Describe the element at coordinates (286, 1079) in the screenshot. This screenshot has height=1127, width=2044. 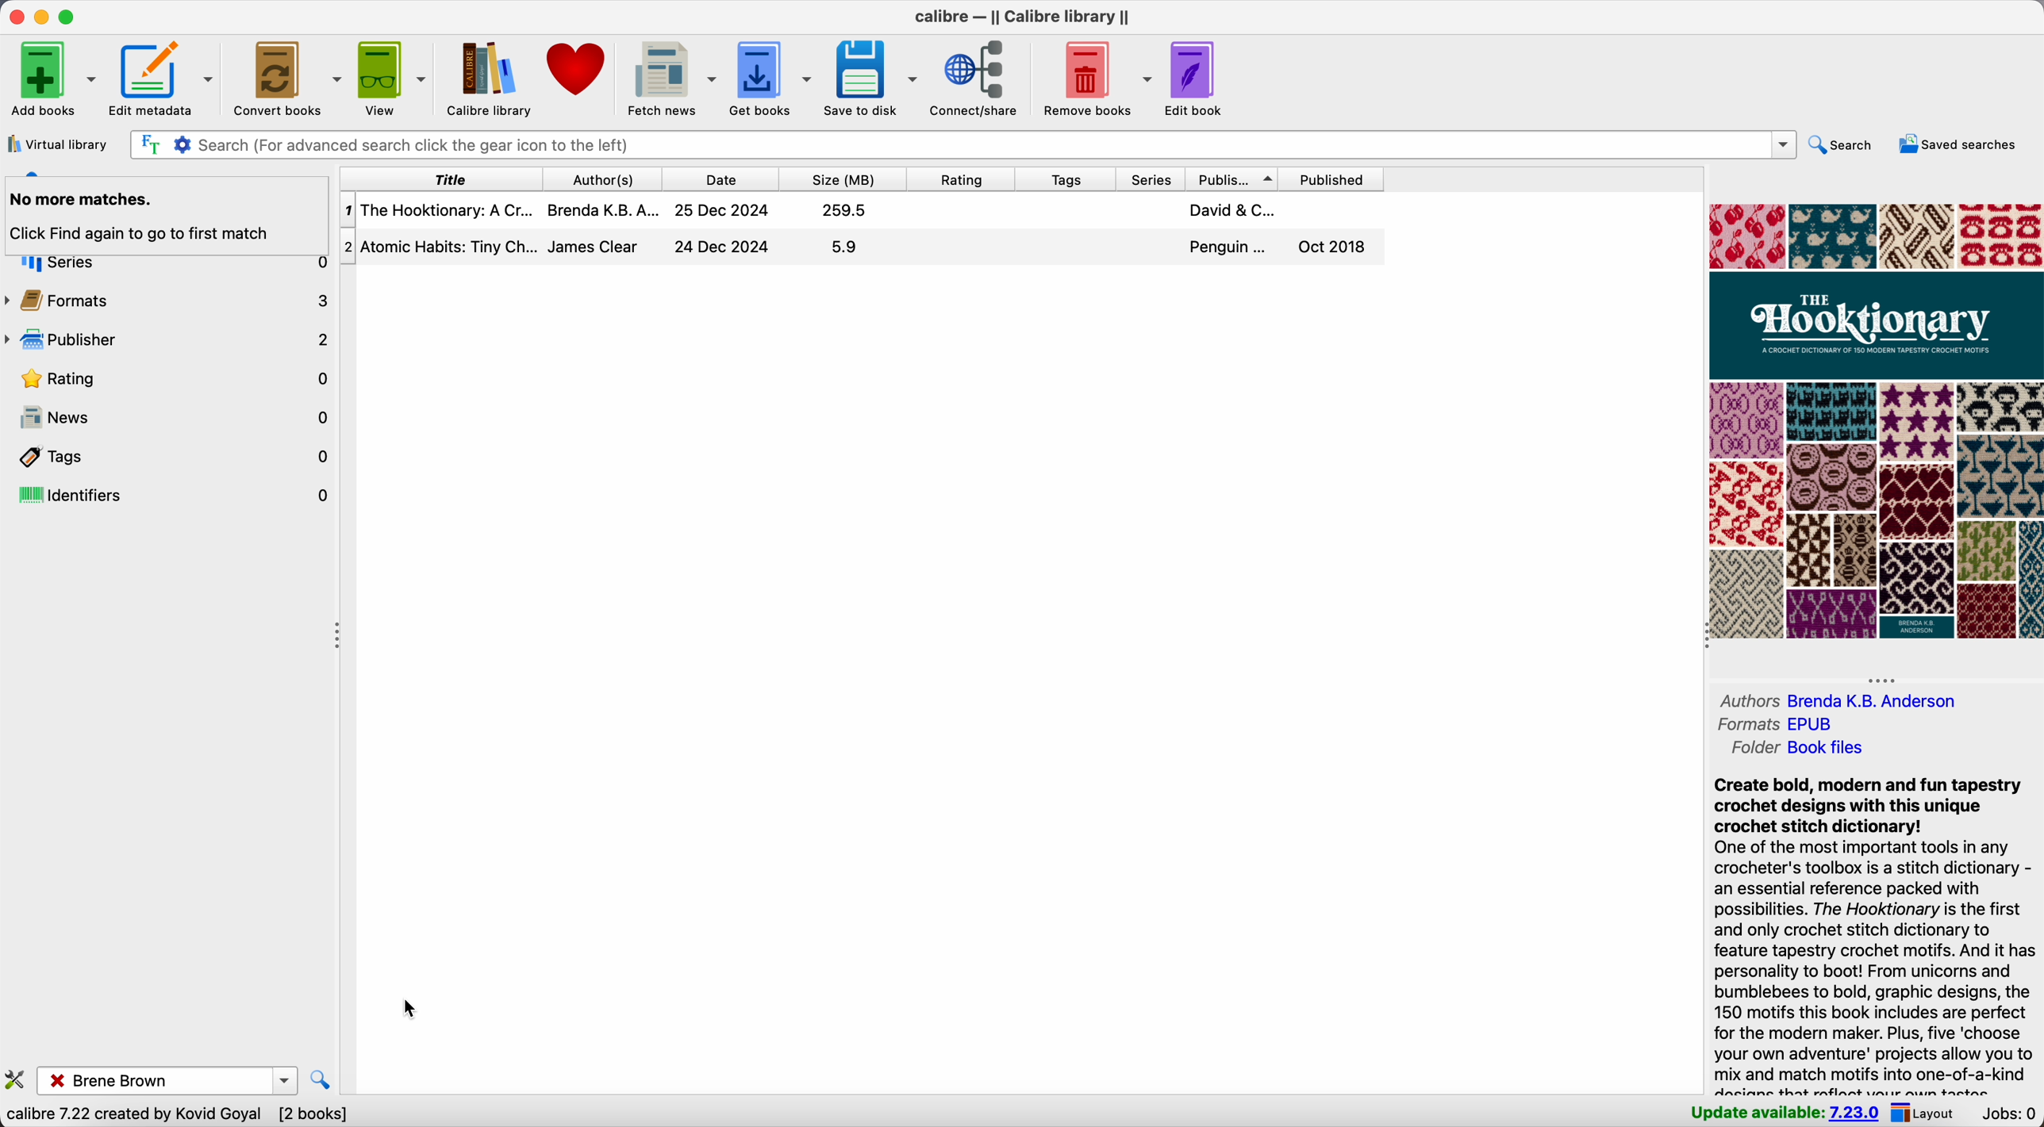
I see `options` at that location.